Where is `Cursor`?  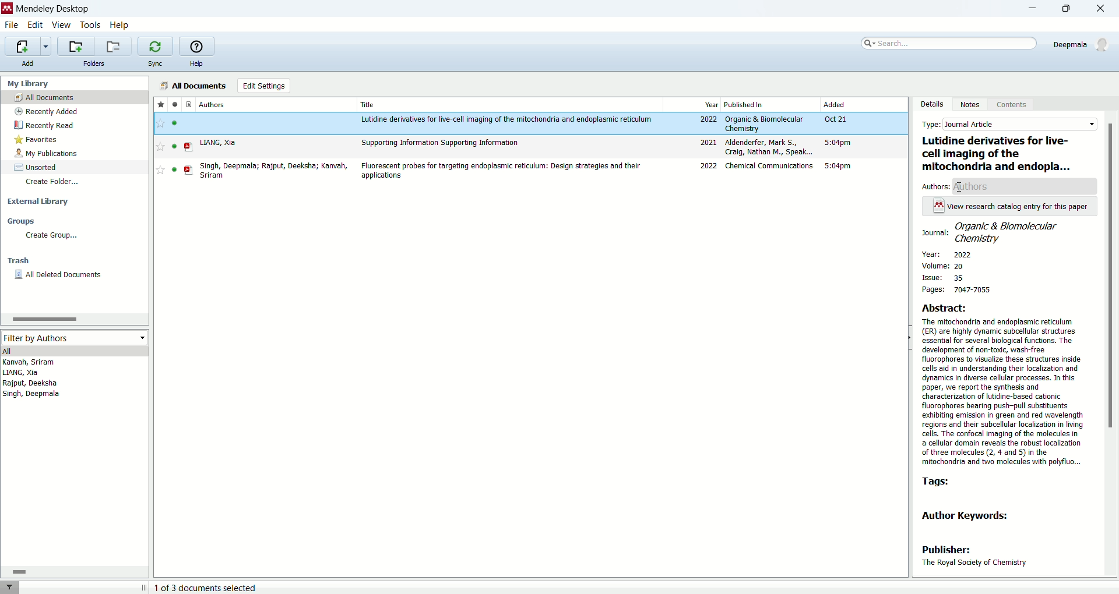 Cursor is located at coordinates (961, 186).